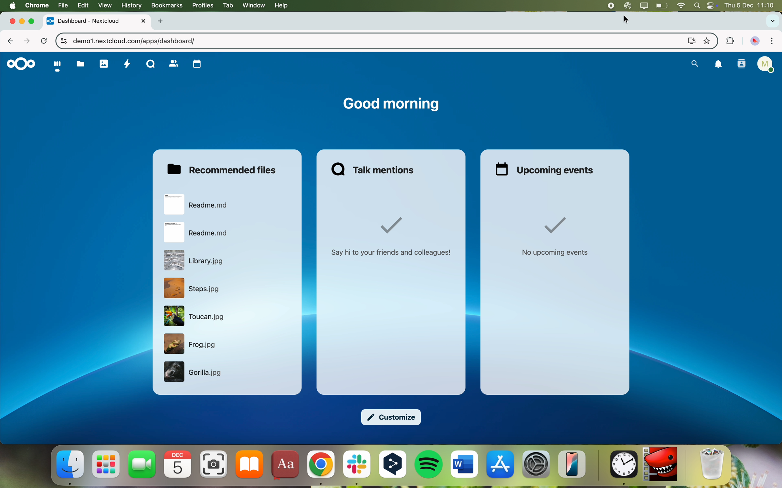 The width and height of the screenshot is (782, 488). I want to click on new tab, so click(162, 21).